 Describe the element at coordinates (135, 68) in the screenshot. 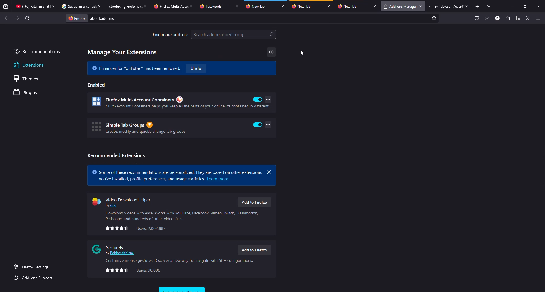

I see `enhancer removed` at that location.